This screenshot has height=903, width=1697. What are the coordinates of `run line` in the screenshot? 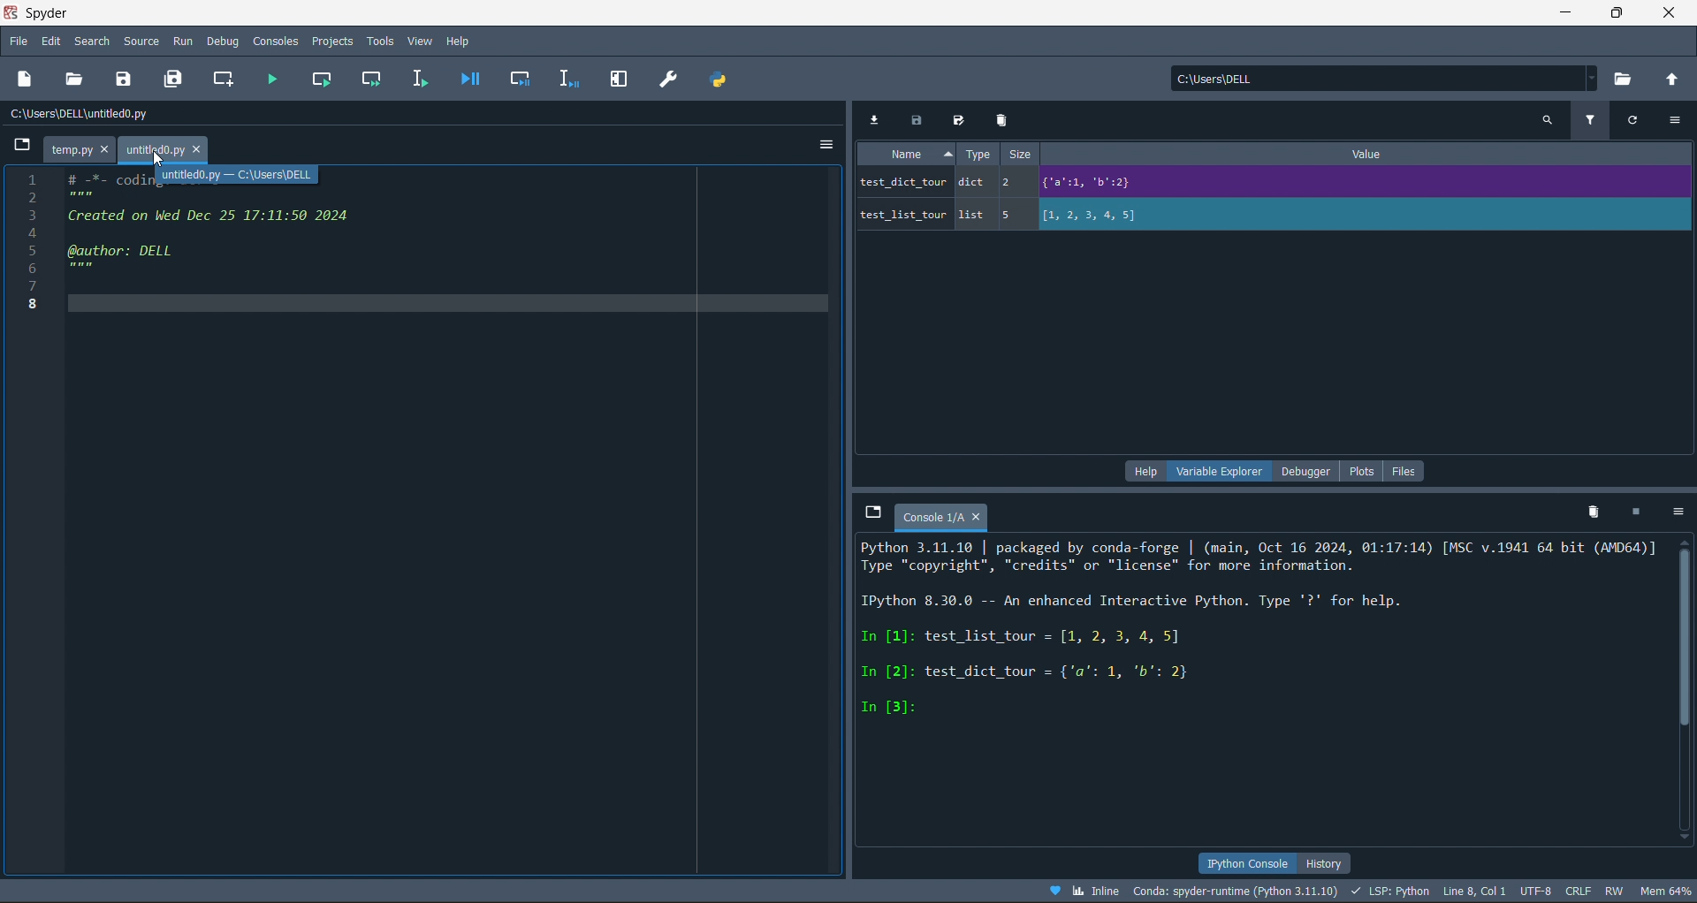 It's located at (418, 77).